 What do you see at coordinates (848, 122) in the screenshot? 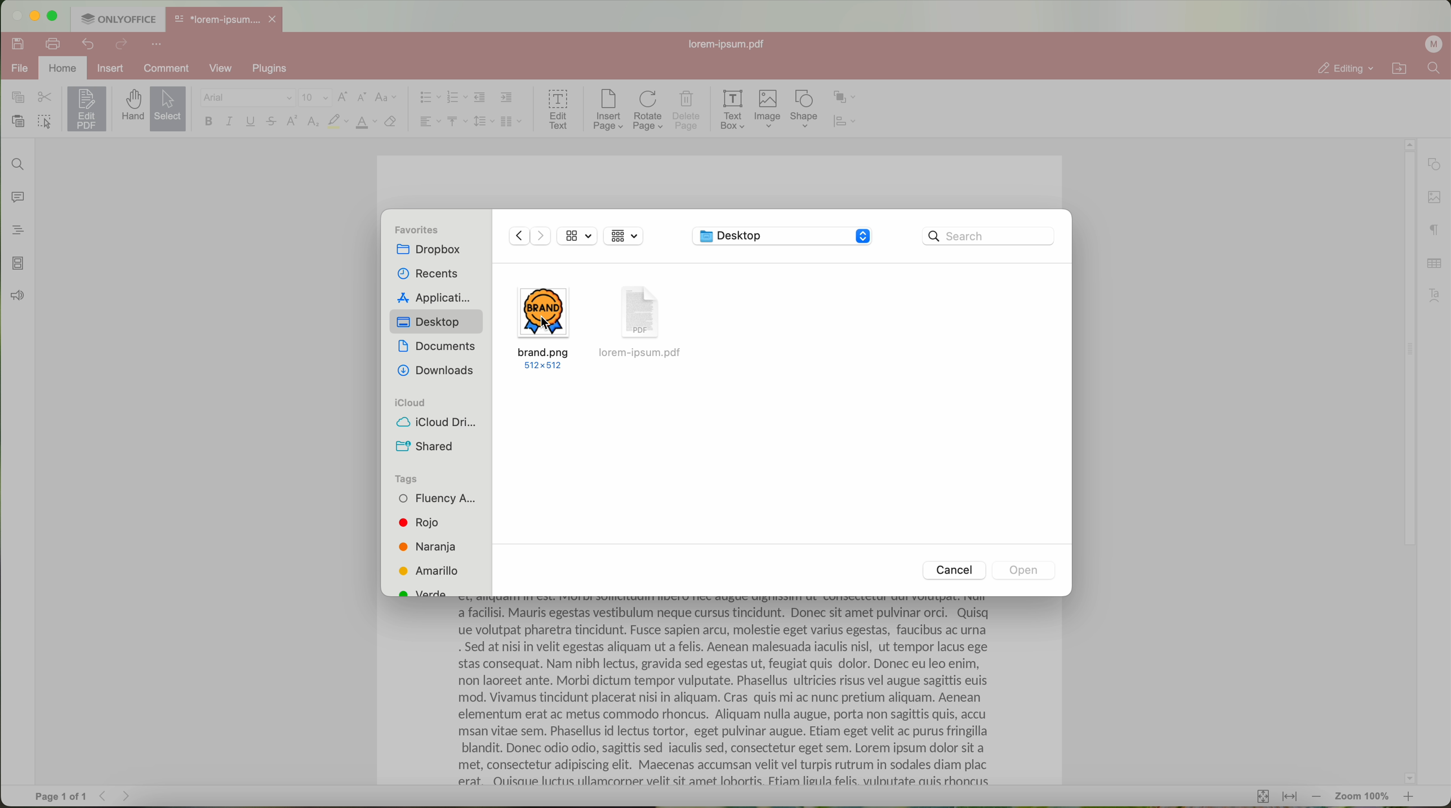
I see `align shape` at bounding box center [848, 122].